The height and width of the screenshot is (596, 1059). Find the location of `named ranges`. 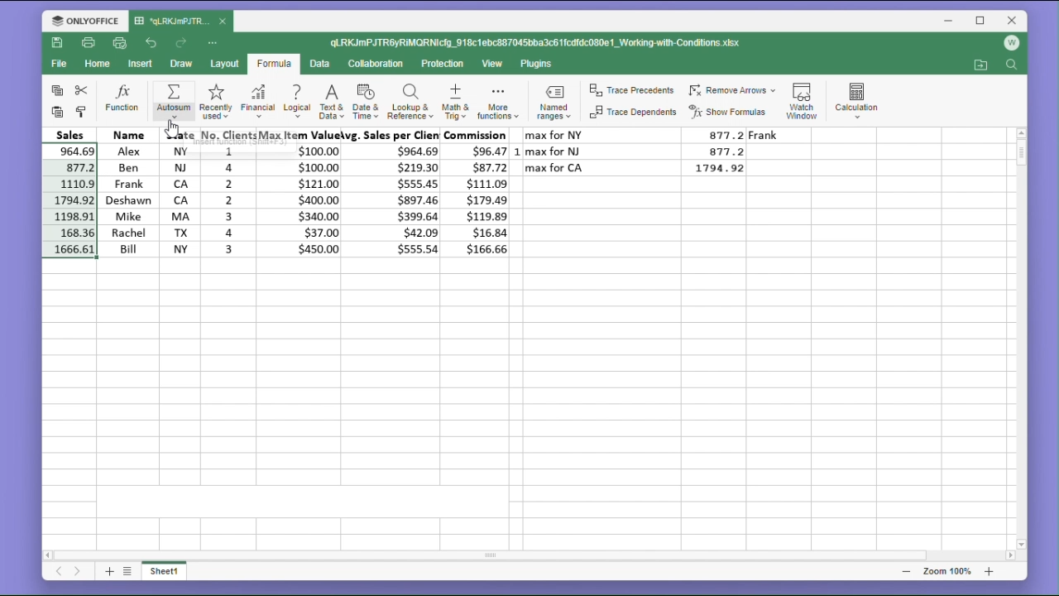

named ranges is located at coordinates (552, 104).